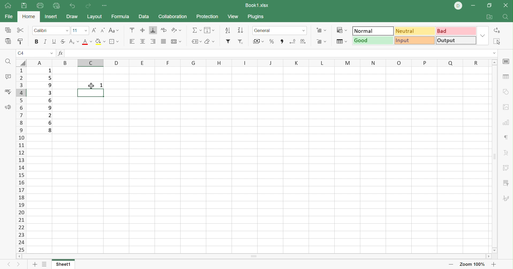 This screenshot has height=269, width=513. What do you see at coordinates (133, 30) in the screenshot?
I see `Align Top` at bounding box center [133, 30].